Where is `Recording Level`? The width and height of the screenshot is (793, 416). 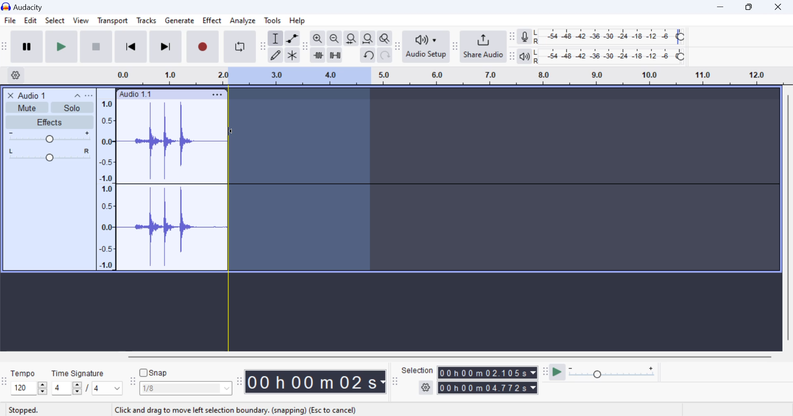
Recording Level is located at coordinates (609, 37).